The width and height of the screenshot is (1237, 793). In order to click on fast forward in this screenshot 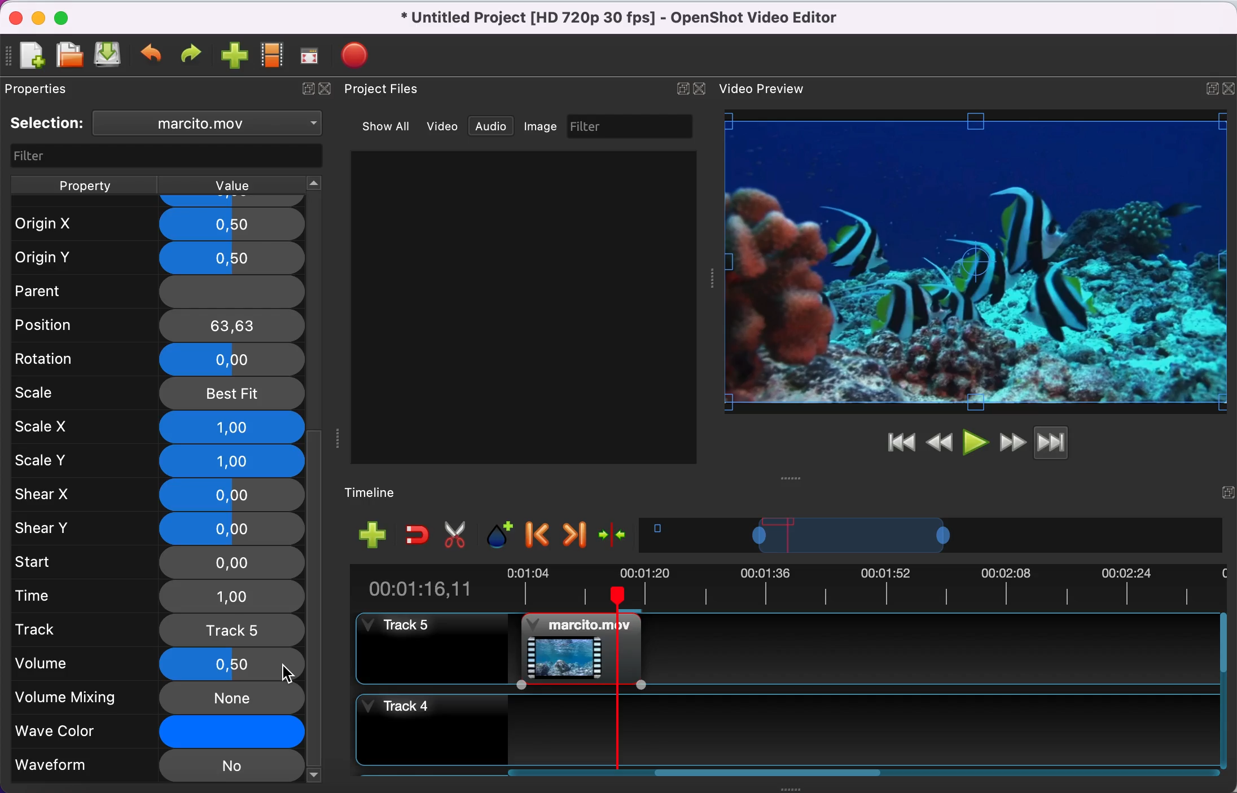, I will do `click(1012, 441)`.